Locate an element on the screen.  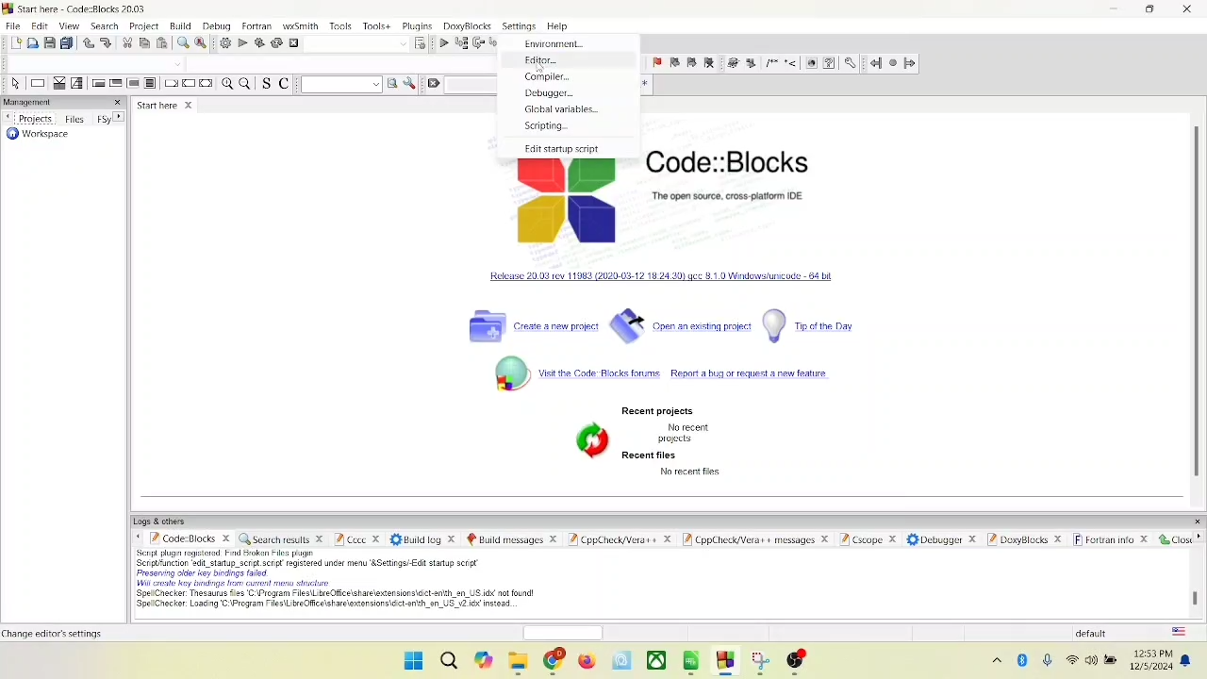
exit condition loop is located at coordinates (115, 83).